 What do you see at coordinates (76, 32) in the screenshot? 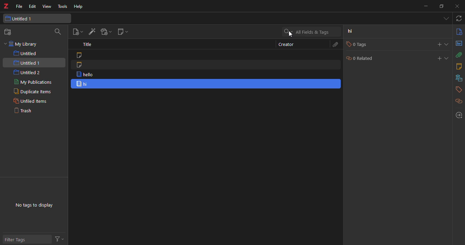
I see `new item` at bounding box center [76, 32].